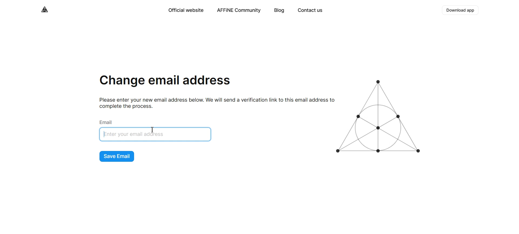  Describe the element at coordinates (214, 103) in the screenshot. I see `please enter your email` at that location.